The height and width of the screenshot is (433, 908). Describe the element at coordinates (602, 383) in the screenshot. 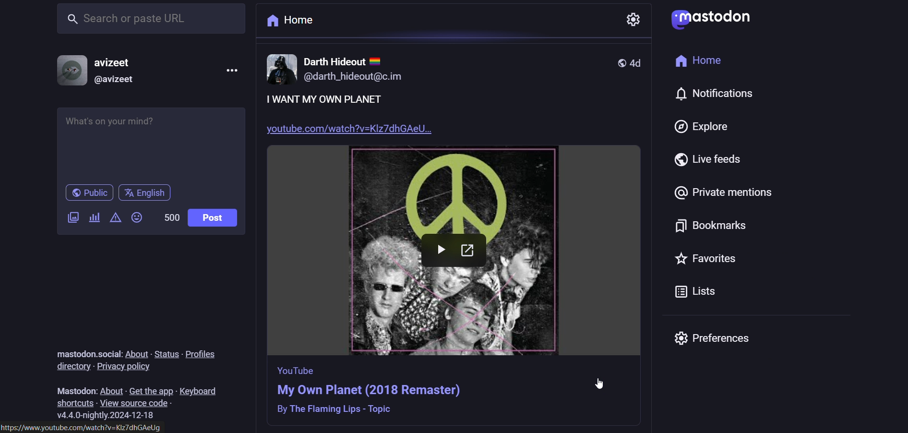

I see `cursor` at that location.